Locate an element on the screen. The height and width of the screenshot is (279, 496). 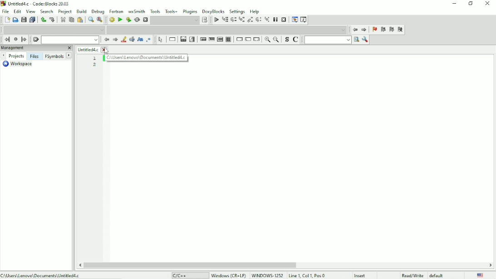
Step out is located at coordinates (249, 20).